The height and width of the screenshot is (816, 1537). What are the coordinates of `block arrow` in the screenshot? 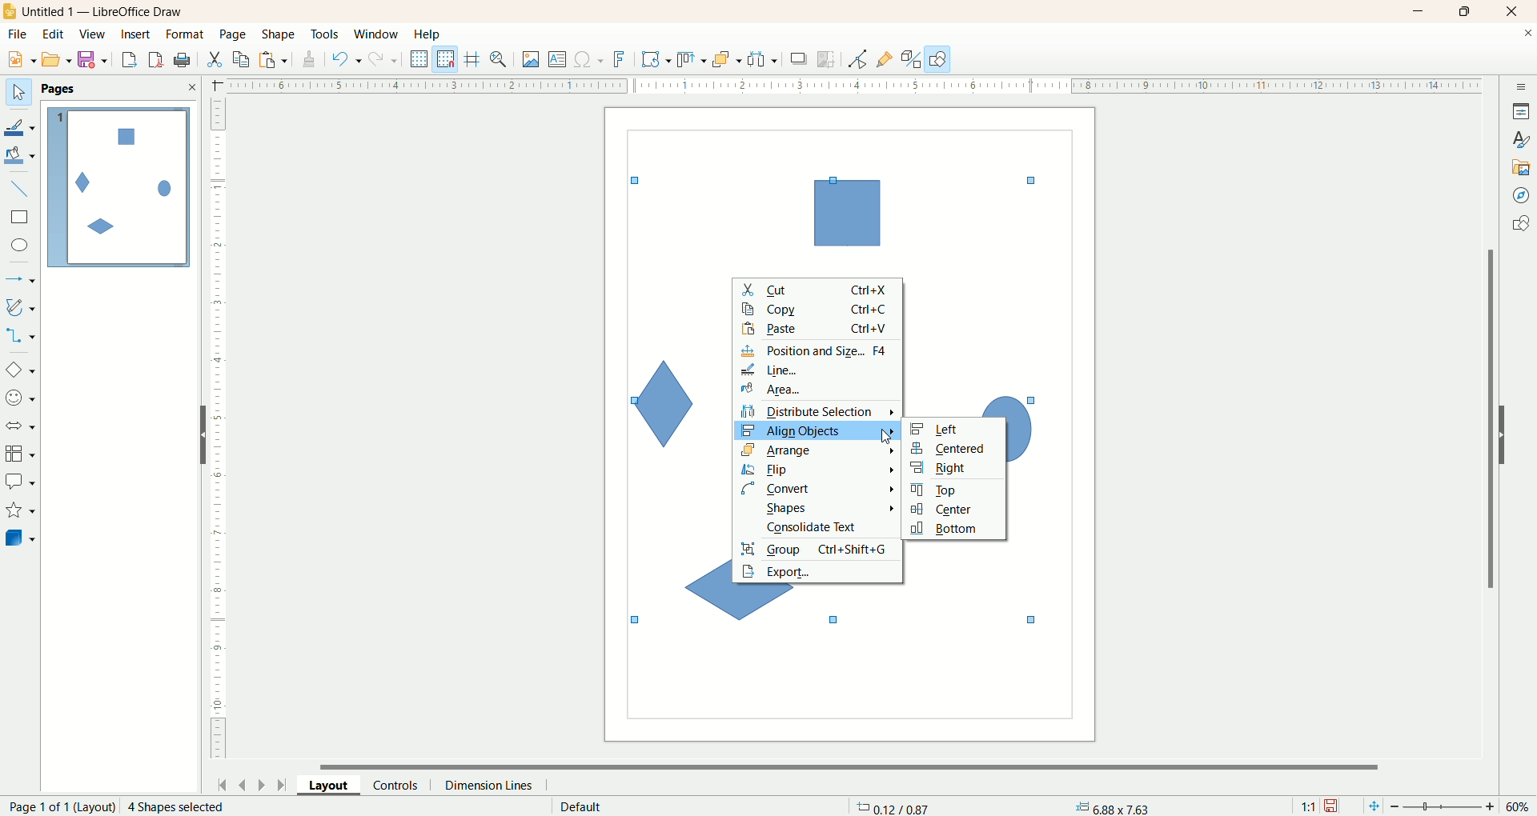 It's located at (23, 426).